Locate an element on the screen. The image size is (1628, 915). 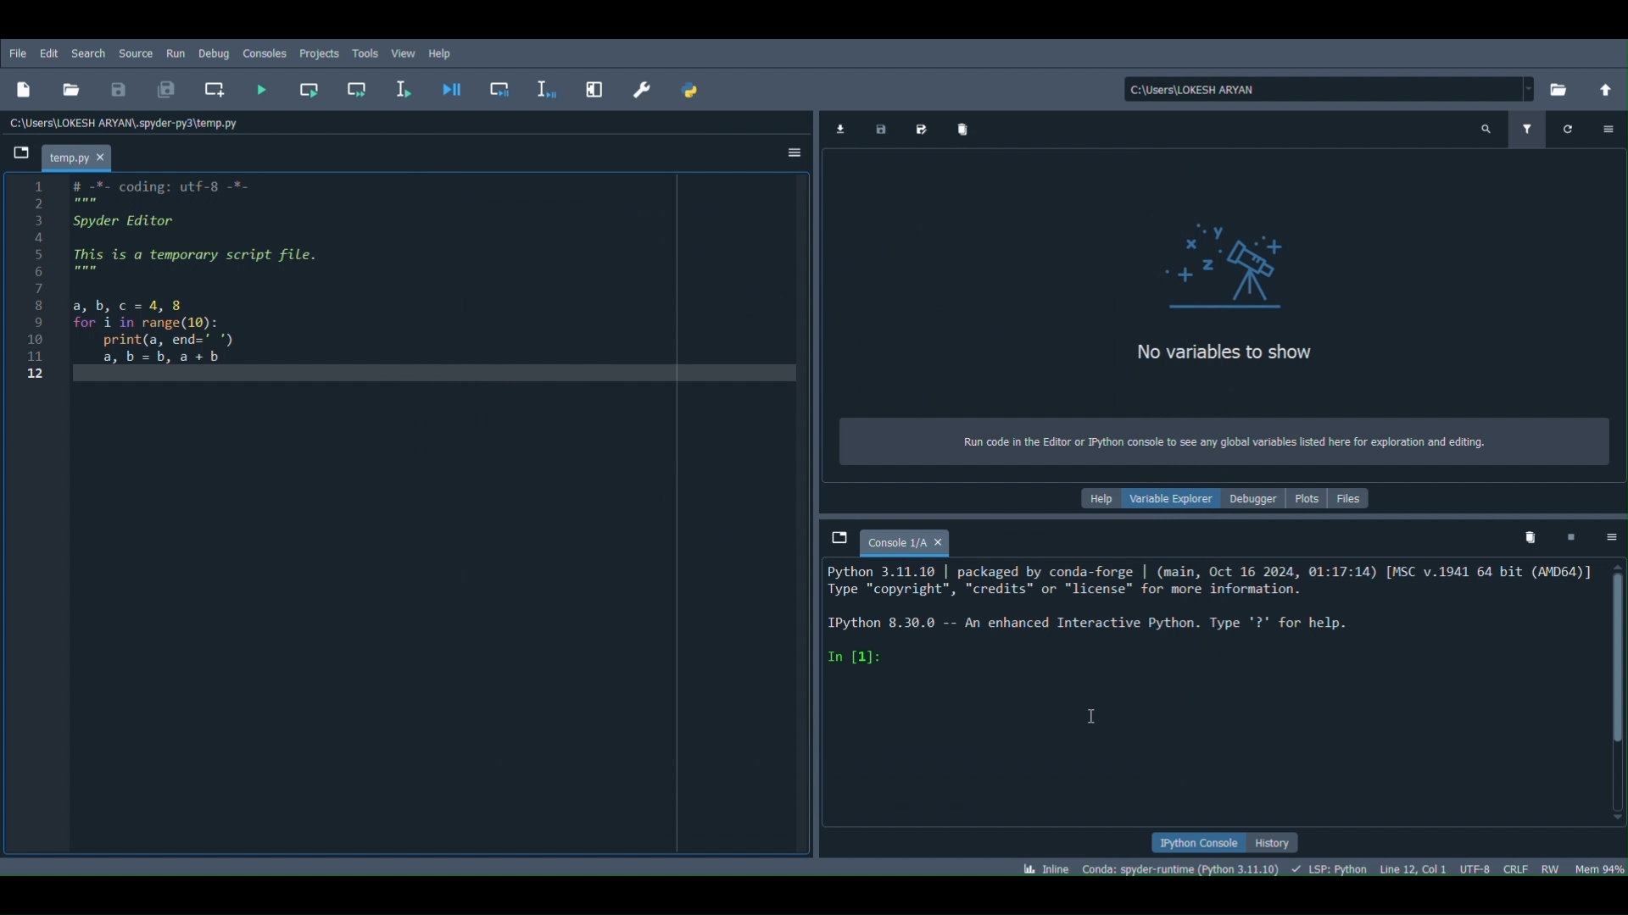
Browse tabs is located at coordinates (838, 537).